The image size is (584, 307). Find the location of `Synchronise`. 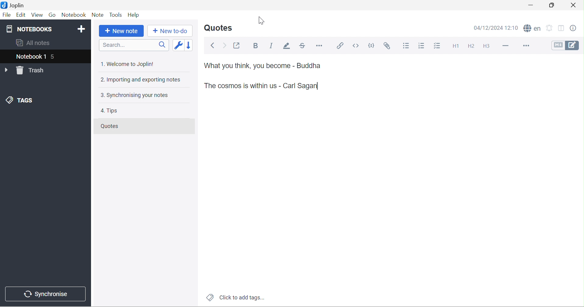

Synchronise is located at coordinates (47, 295).